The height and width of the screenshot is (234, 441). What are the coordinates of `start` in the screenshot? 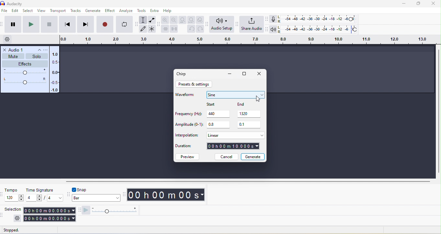 It's located at (217, 104).